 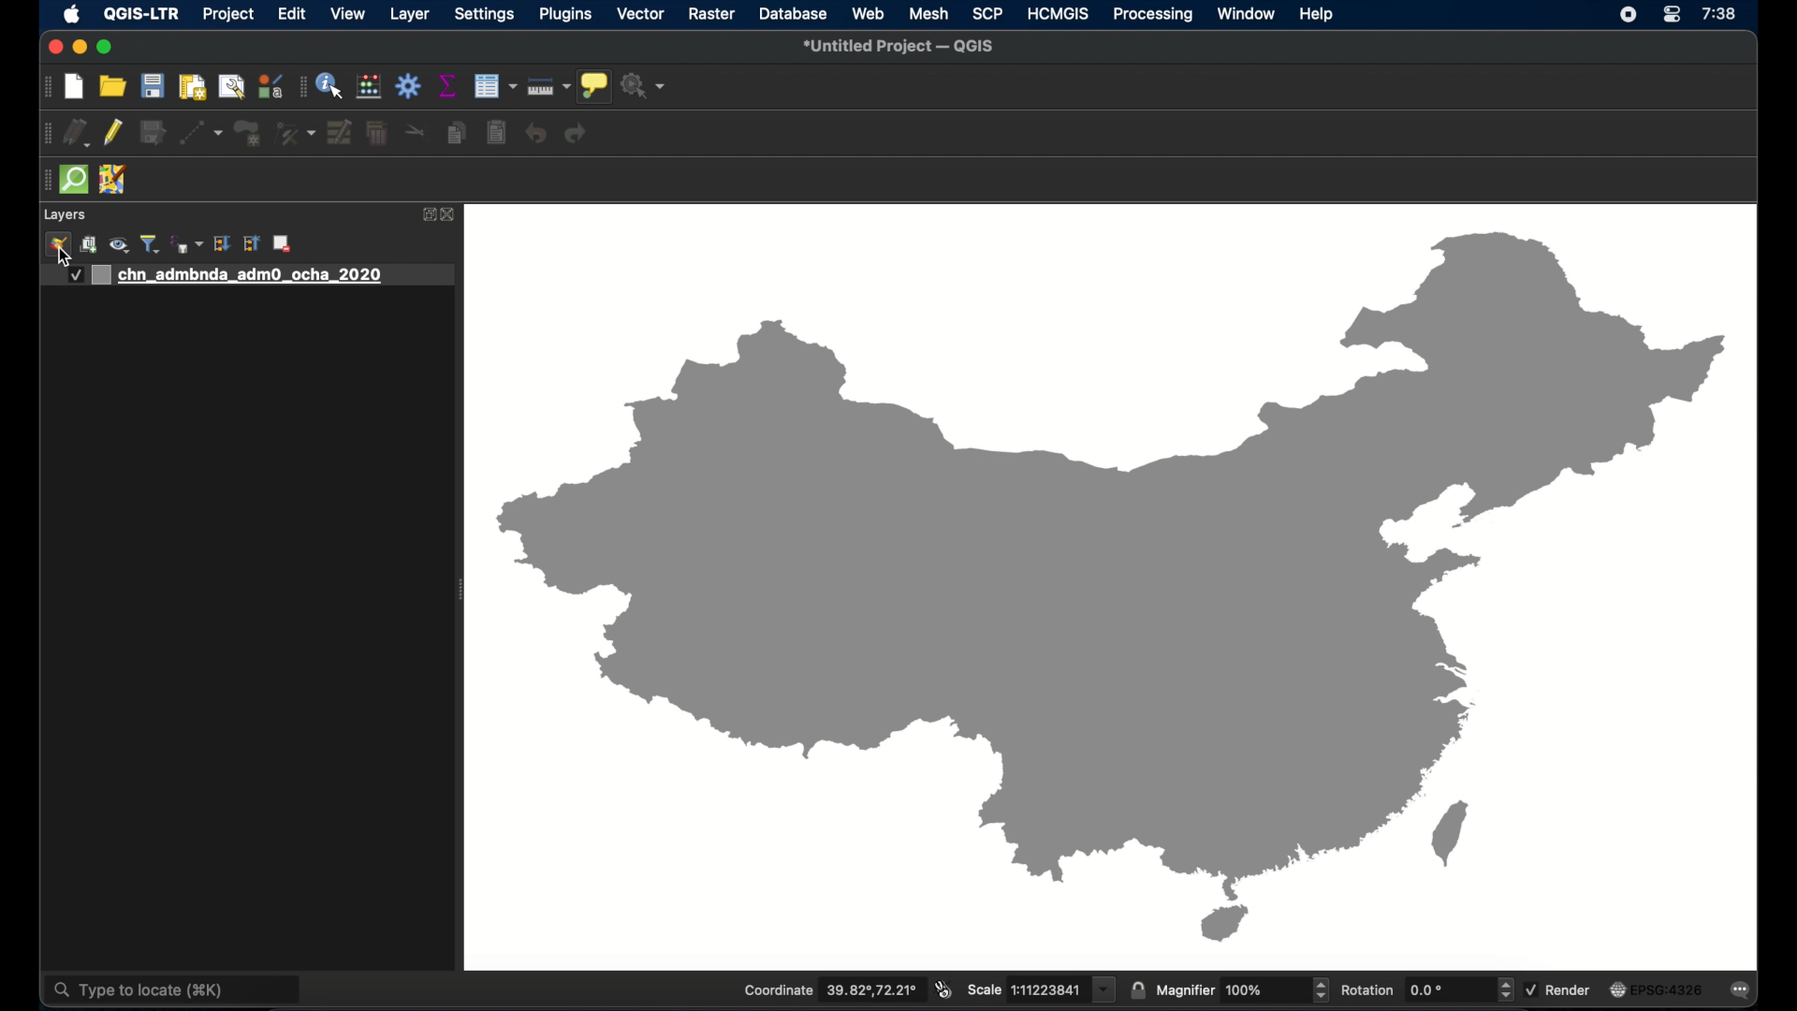 I want to click on undo, so click(x=536, y=133).